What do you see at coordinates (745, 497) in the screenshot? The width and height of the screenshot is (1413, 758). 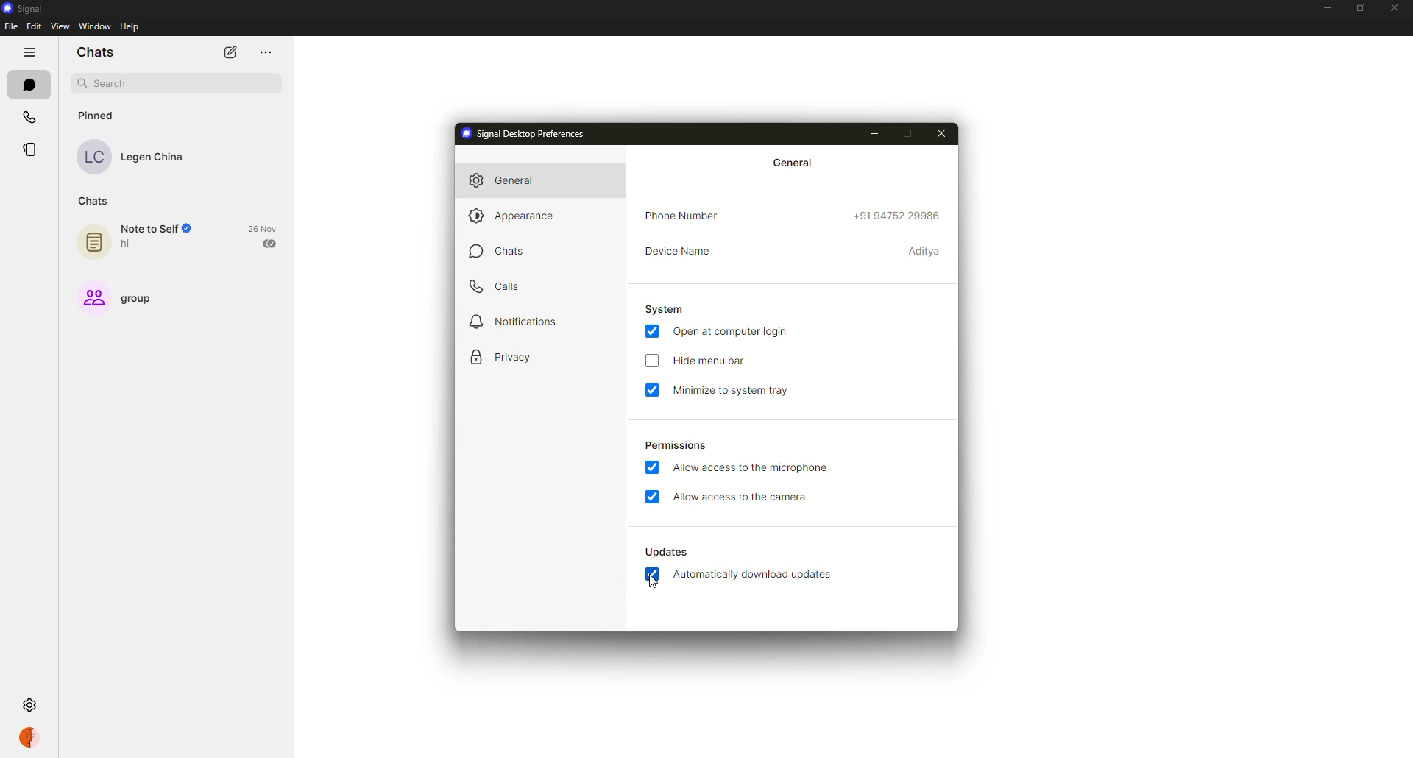 I see `allow access to camera` at bounding box center [745, 497].